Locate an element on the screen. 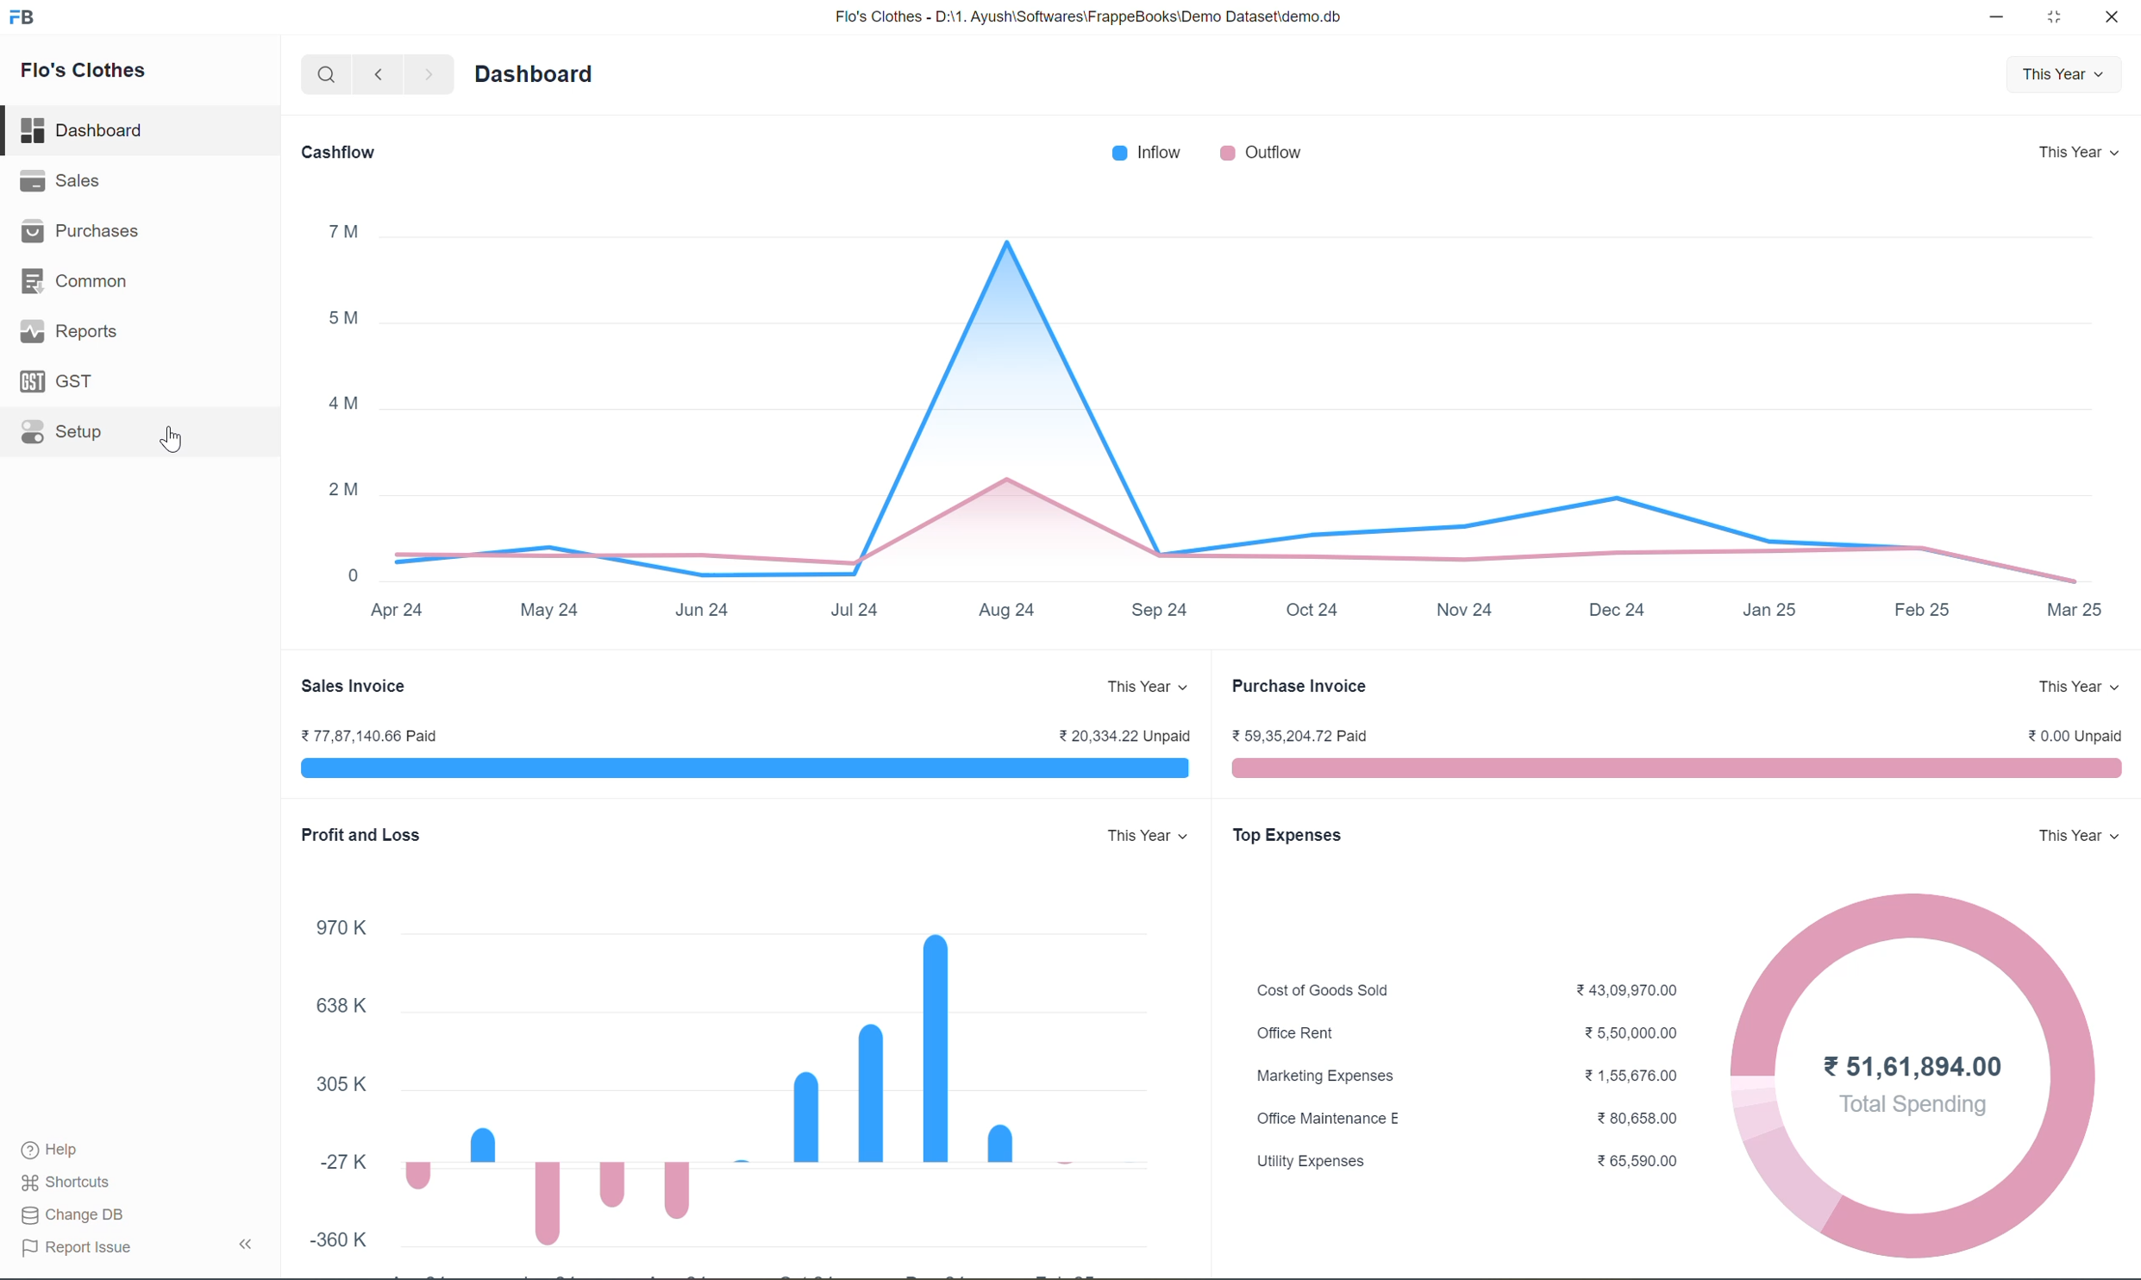 This screenshot has width=2141, height=1280. Purchases is located at coordinates (79, 231).